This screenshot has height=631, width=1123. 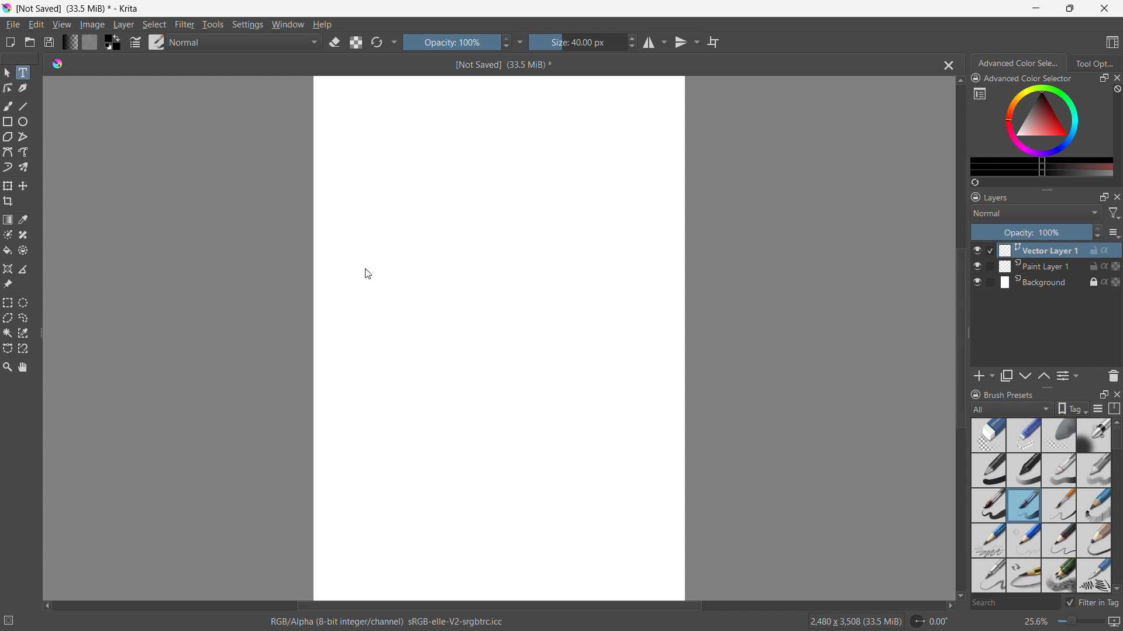 What do you see at coordinates (960, 597) in the screenshot?
I see `scroll down` at bounding box center [960, 597].